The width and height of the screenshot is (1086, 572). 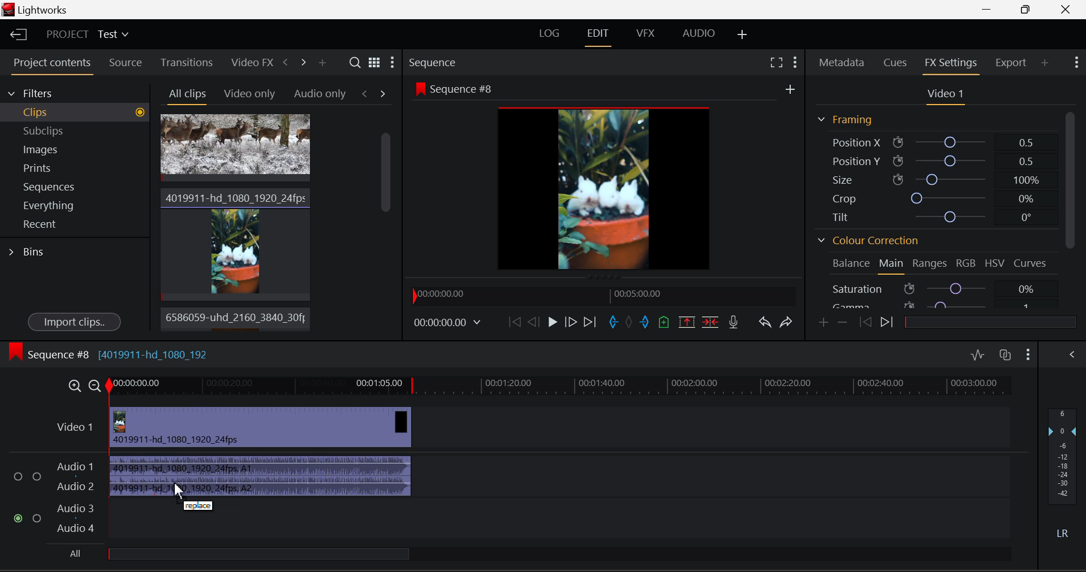 What do you see at coordinates (1063, 467) in the screenshot?
I see `Decibel Level` at bounding box center [1063, 467].